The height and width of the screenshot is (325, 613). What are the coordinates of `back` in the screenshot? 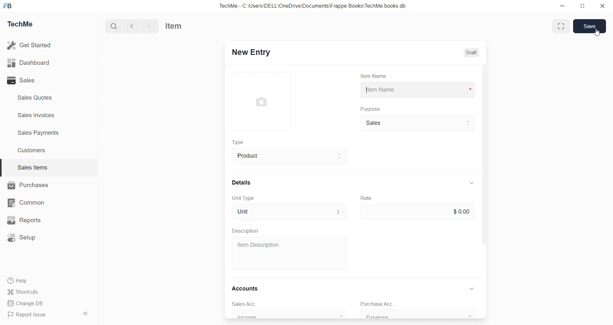 It's located at (132, 26).